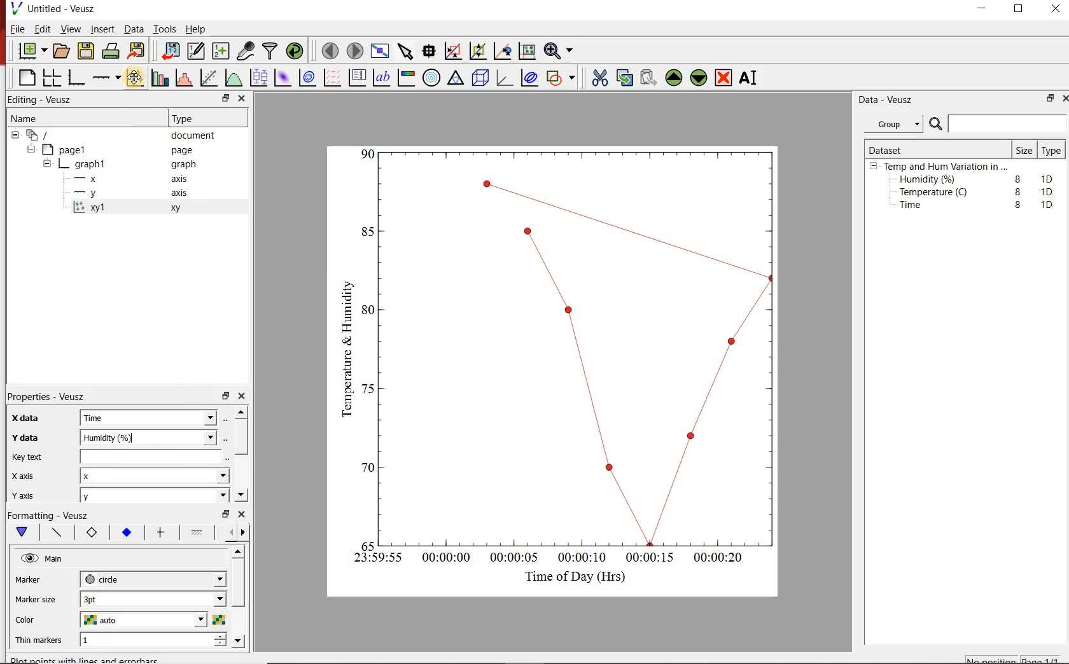 The width and height of the screenshot is (1069, 664). Describe the element at coordinates (115, 438) in the screenshot. I see `Humidity (%)` at that location.